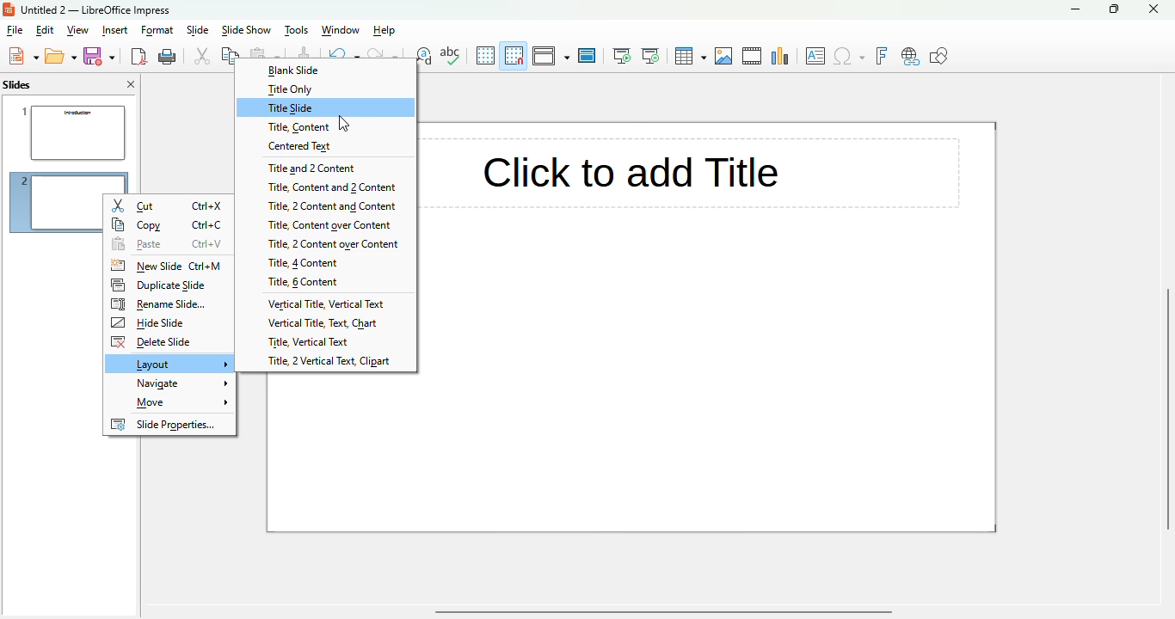 This screenshot has height=619, width=1175. Describe the element at coordinates (169, 424) in the screenshot. I see `slide properties` at that location.